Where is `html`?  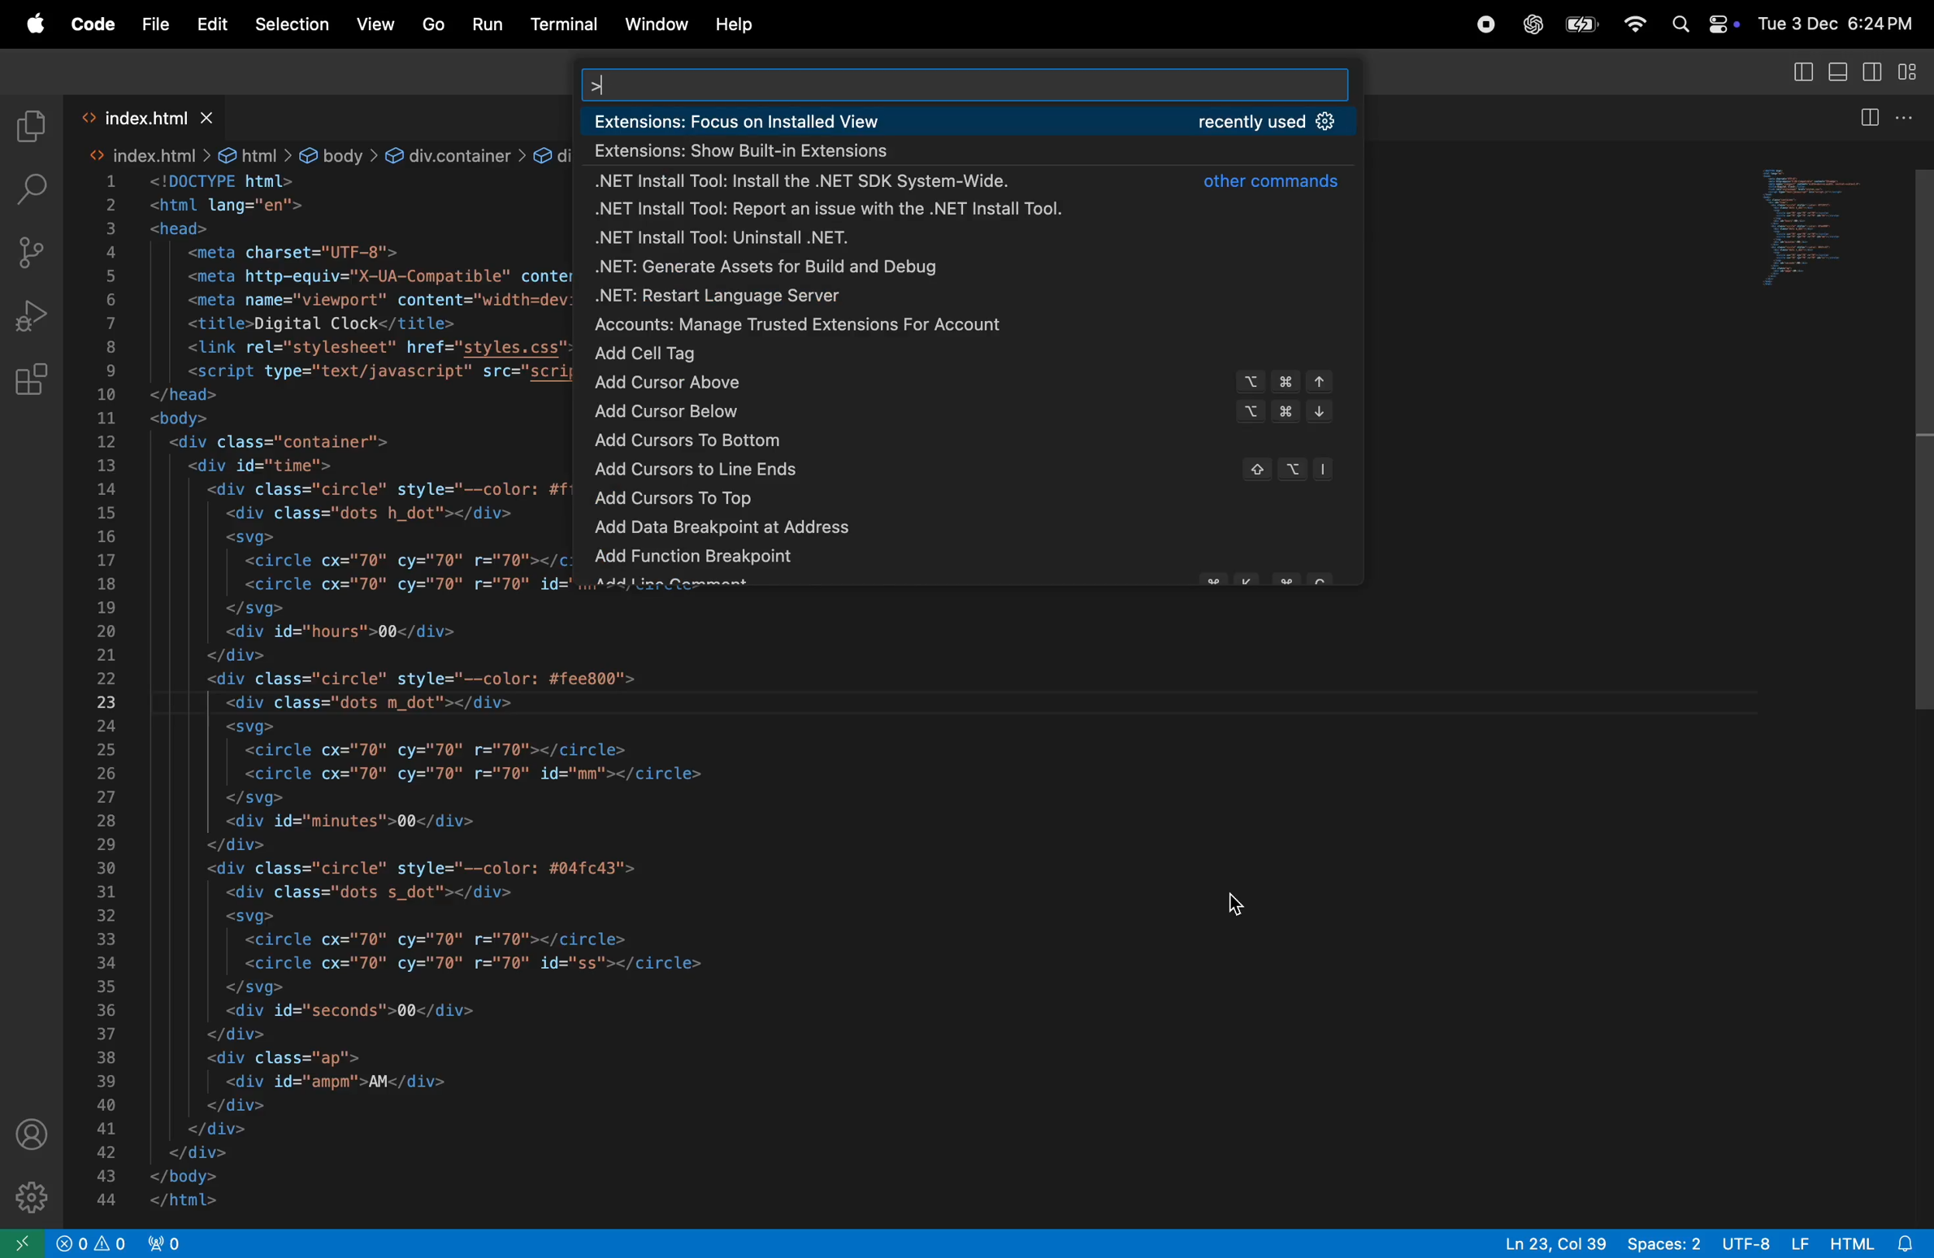 html is located at coordinates (255, 154).